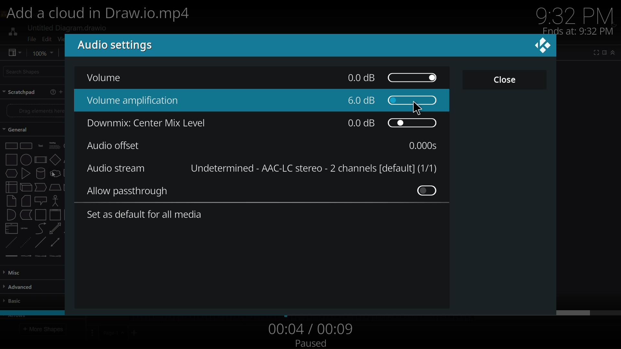 This screenshot has height=349, width=621. I want to click on Add a cloud in Draw.io.mp4, so click(104, 15).